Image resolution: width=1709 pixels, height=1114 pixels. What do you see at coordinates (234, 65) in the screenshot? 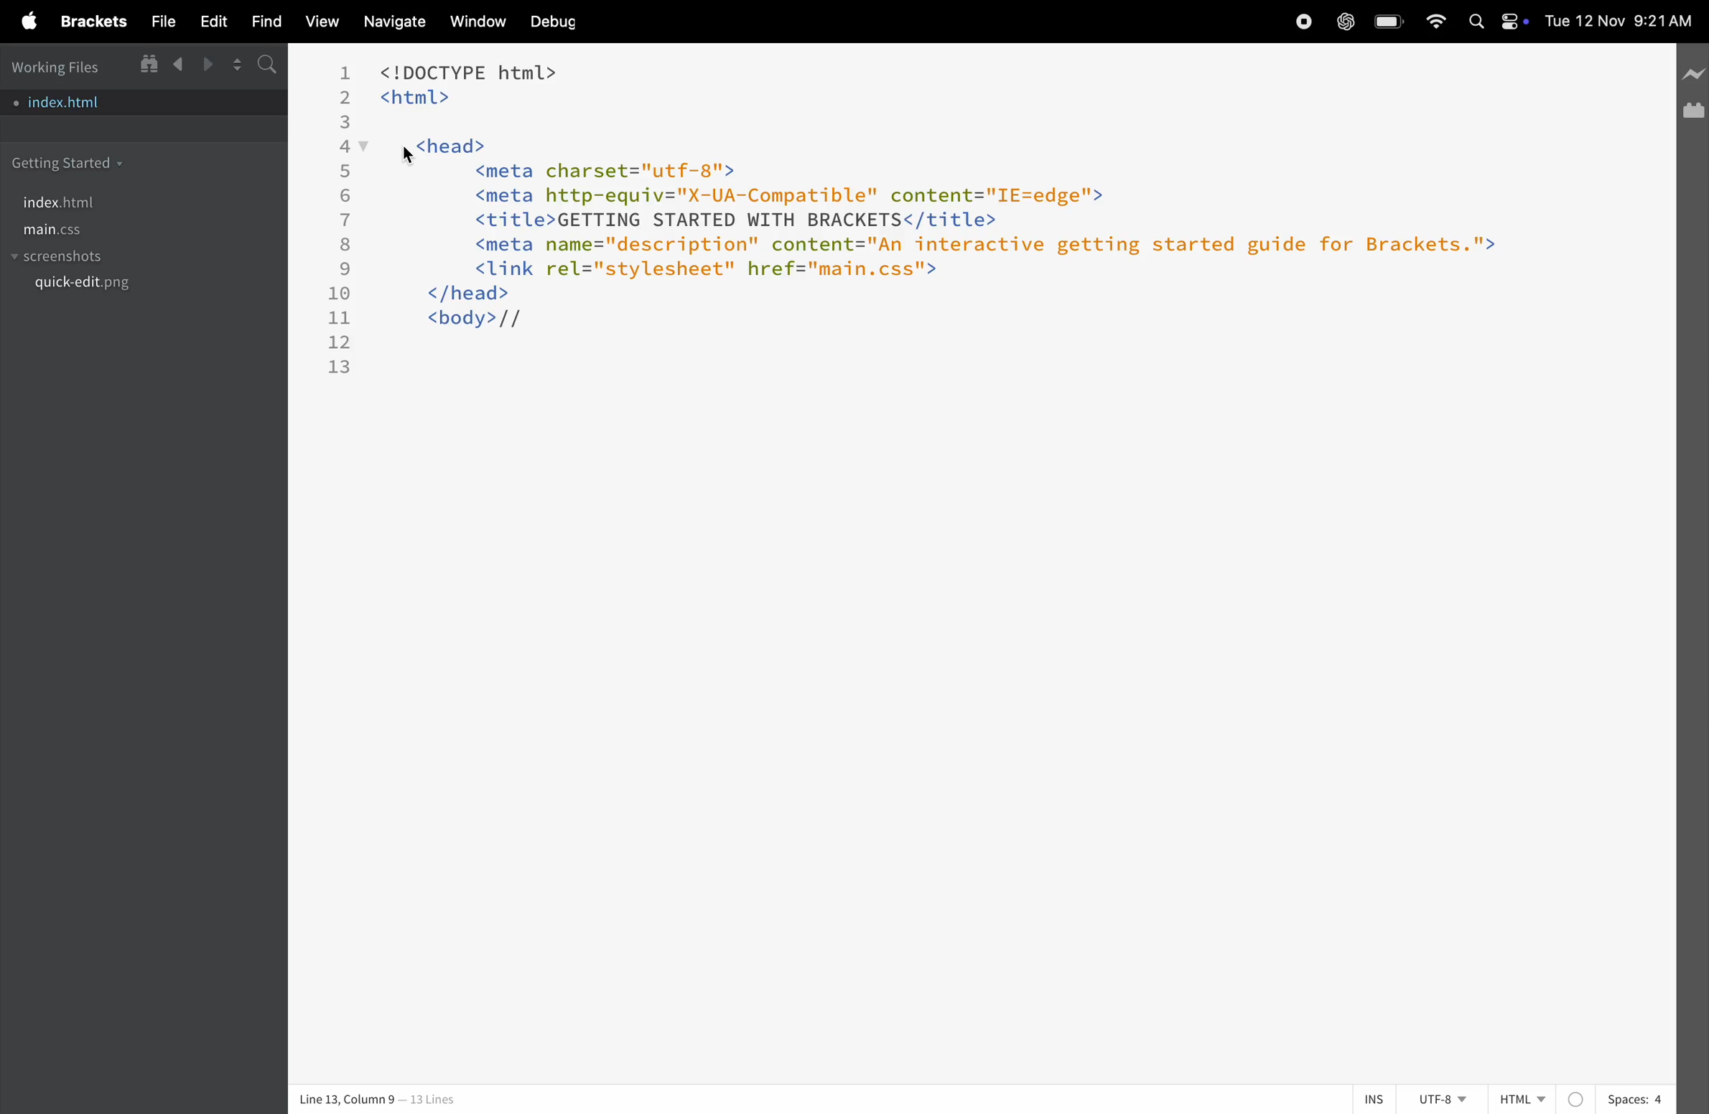
I see `split editor` at bounding box center [234, 65].